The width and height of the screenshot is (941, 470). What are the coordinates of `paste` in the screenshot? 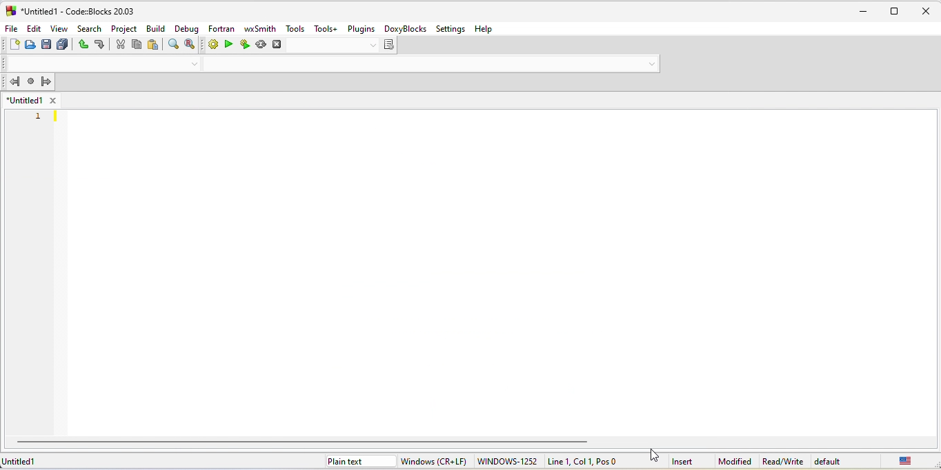 It's located at (154, 45).